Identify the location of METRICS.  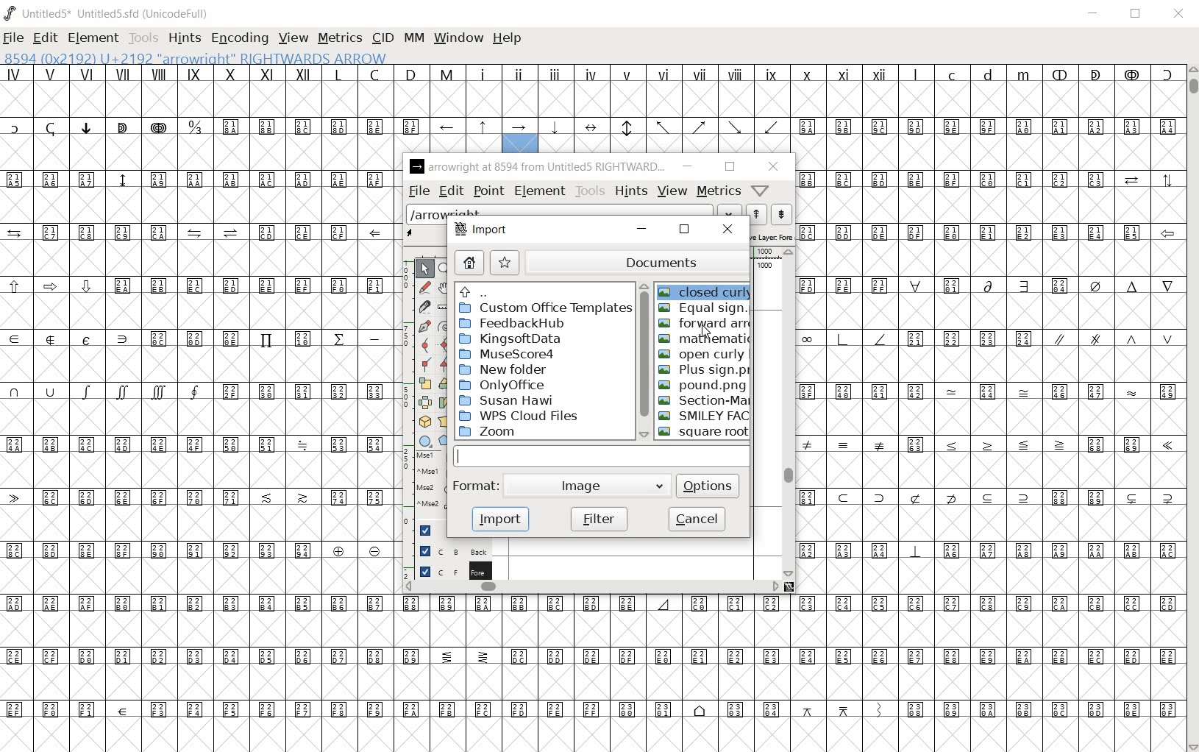
(339, 38).